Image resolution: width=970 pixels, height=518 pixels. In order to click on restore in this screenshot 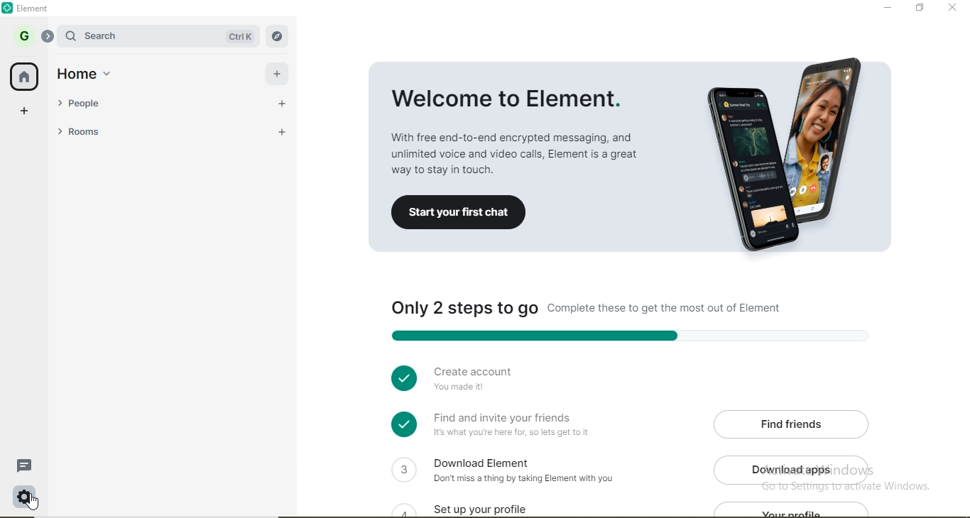, I will do `click(919, 7)`.